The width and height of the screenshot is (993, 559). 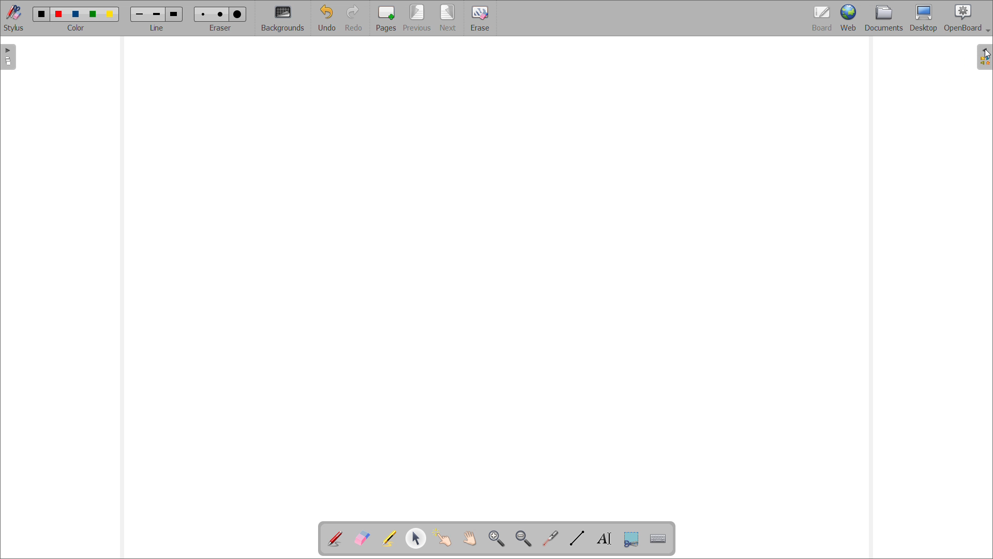 What do you see at coordinates (283, 19) in the screenshot?
I see `backgrounds` at bounding box center [283, 19].